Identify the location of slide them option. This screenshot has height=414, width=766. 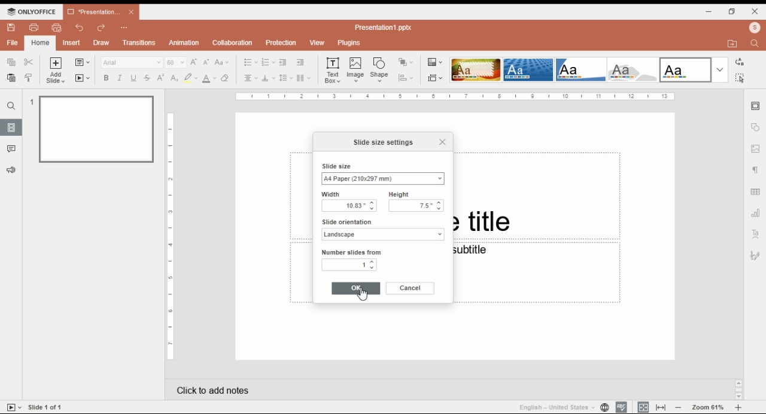
(528, 69).